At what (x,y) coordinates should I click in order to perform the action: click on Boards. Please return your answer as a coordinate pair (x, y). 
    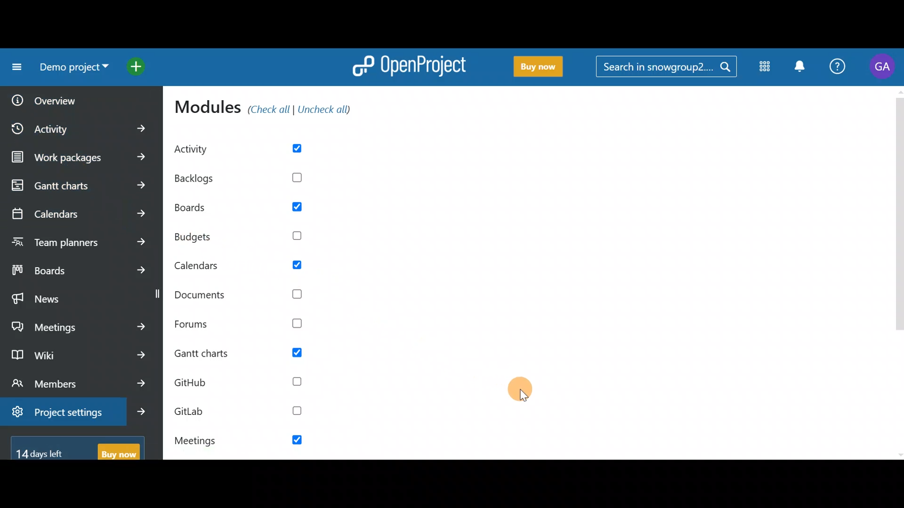
    Looking at the image, I should click on (246, 209).